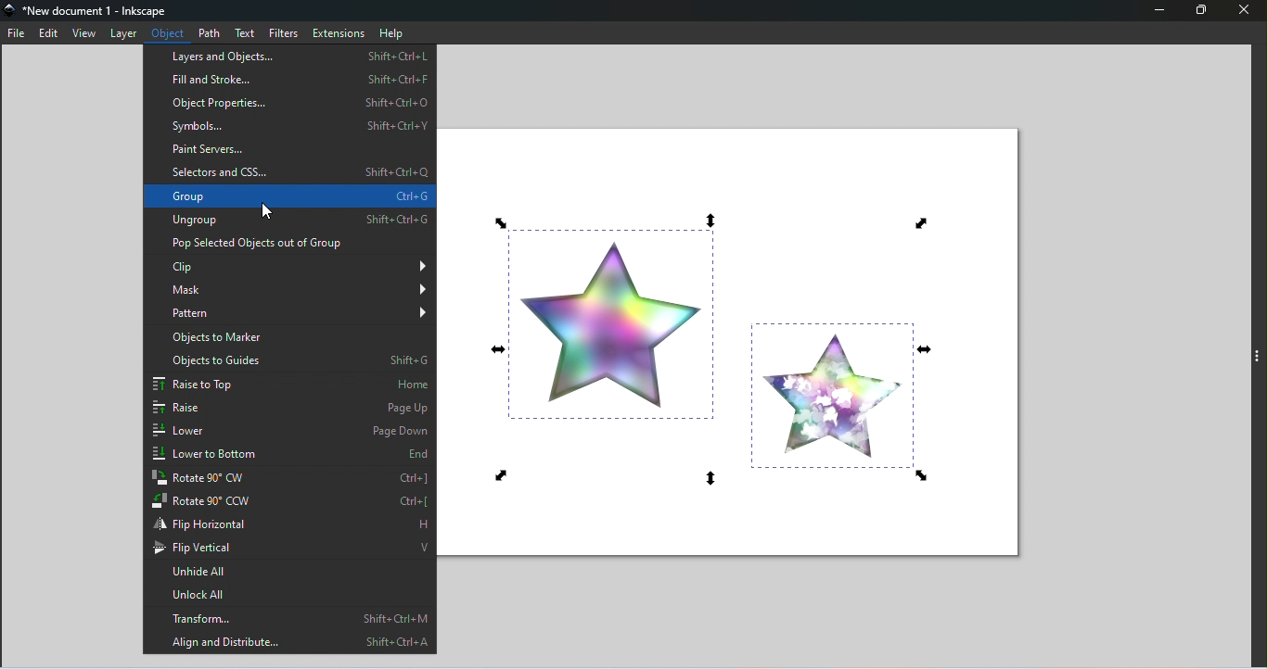 The width and height of the screenshot is (1267, 669). I want to click on Flip vertical, so click(293, 546).